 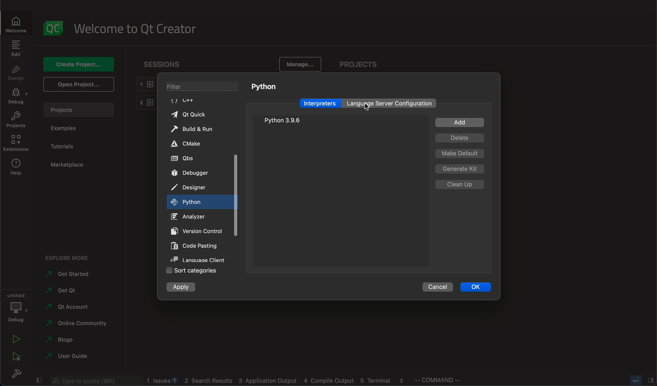 I want to click on sessions, so click(x=167, y=65).